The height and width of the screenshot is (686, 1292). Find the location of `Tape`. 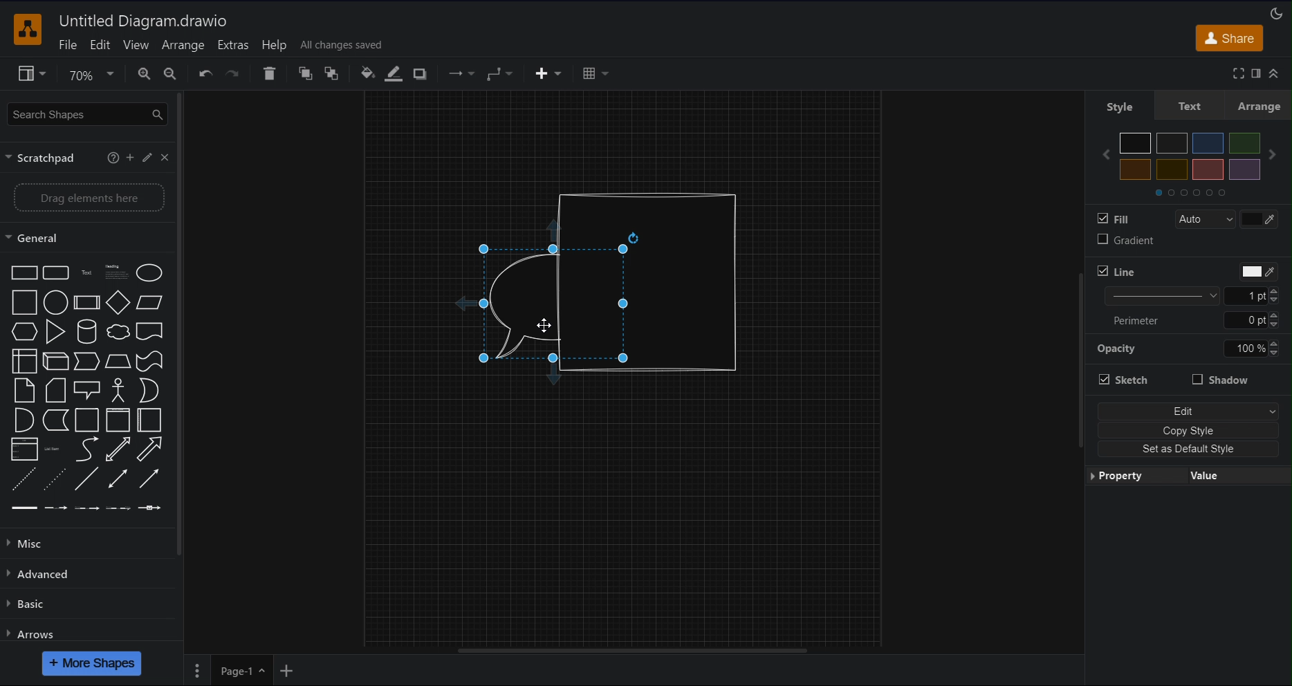

Tape is located at coordinates (149, 362).